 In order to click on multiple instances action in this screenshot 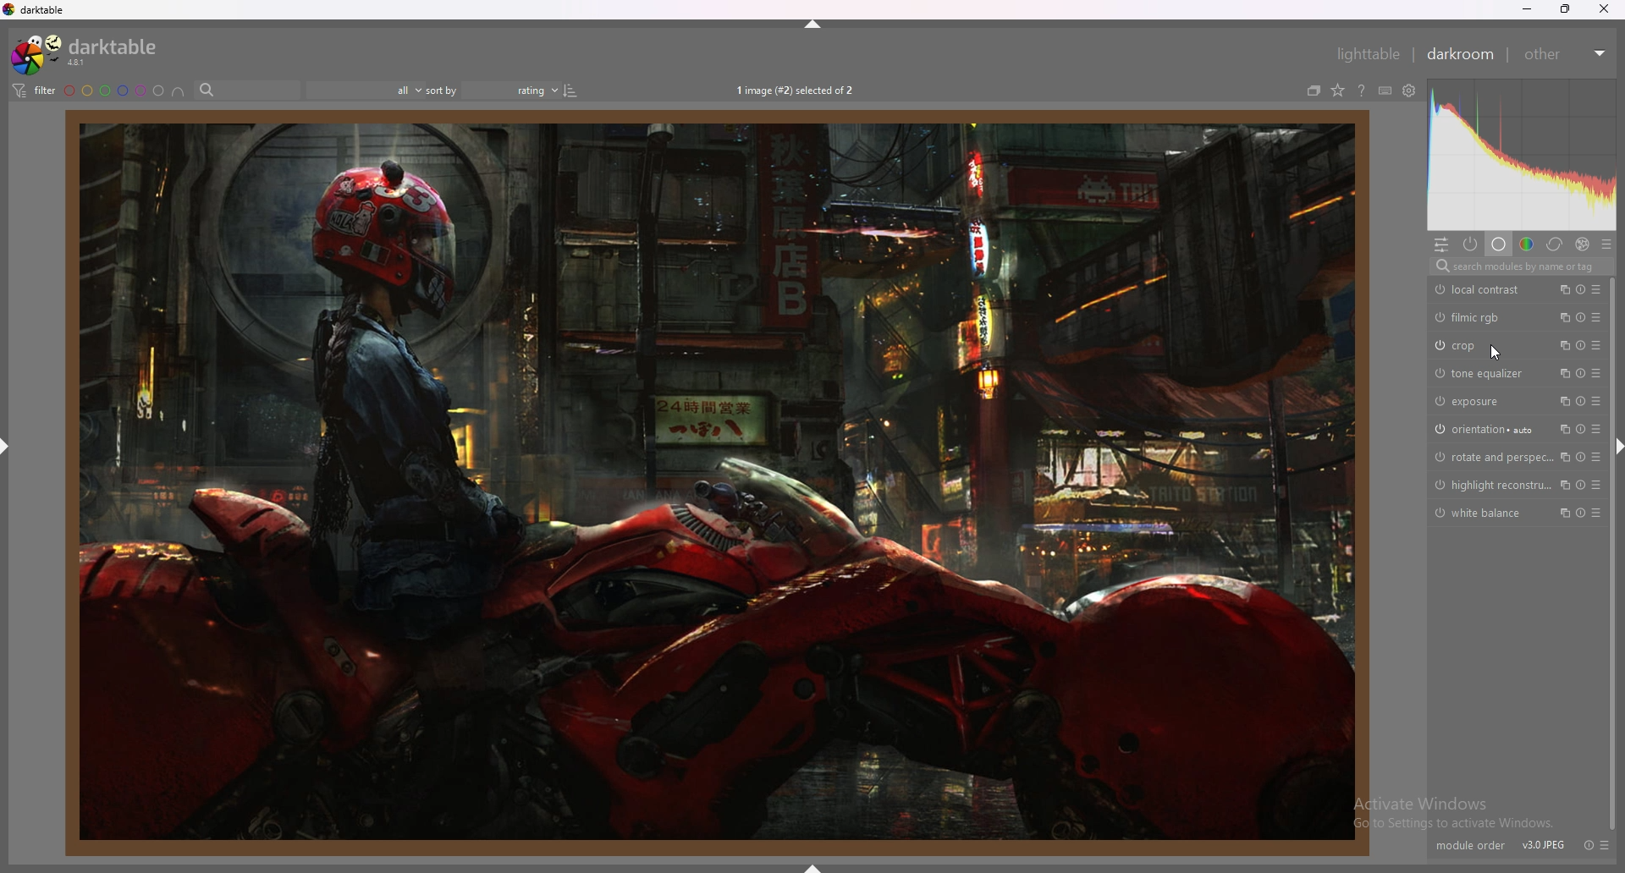, I will do `click(1562, 401)`.